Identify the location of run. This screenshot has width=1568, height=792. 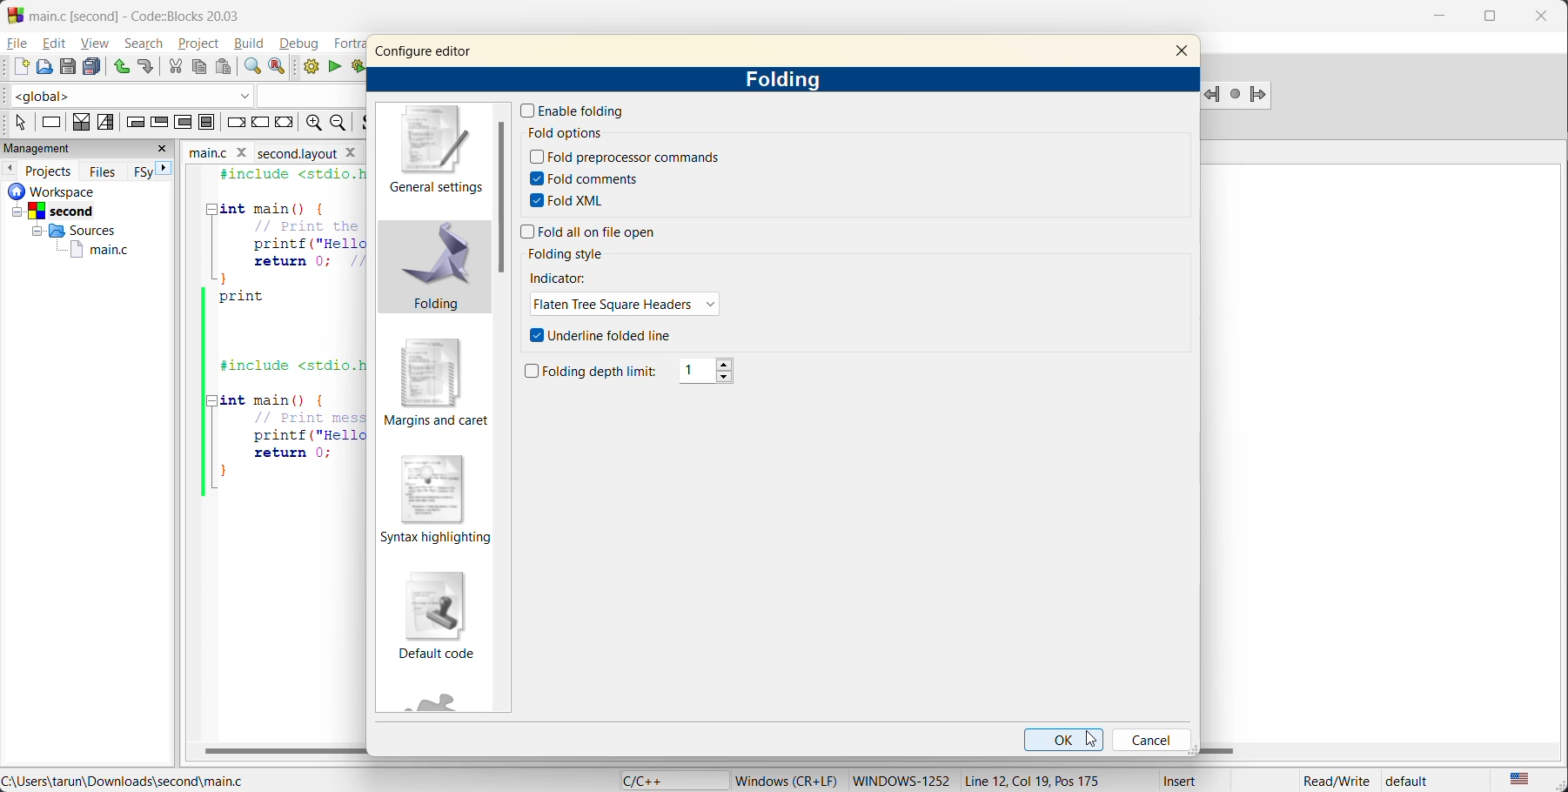
(335, 66).